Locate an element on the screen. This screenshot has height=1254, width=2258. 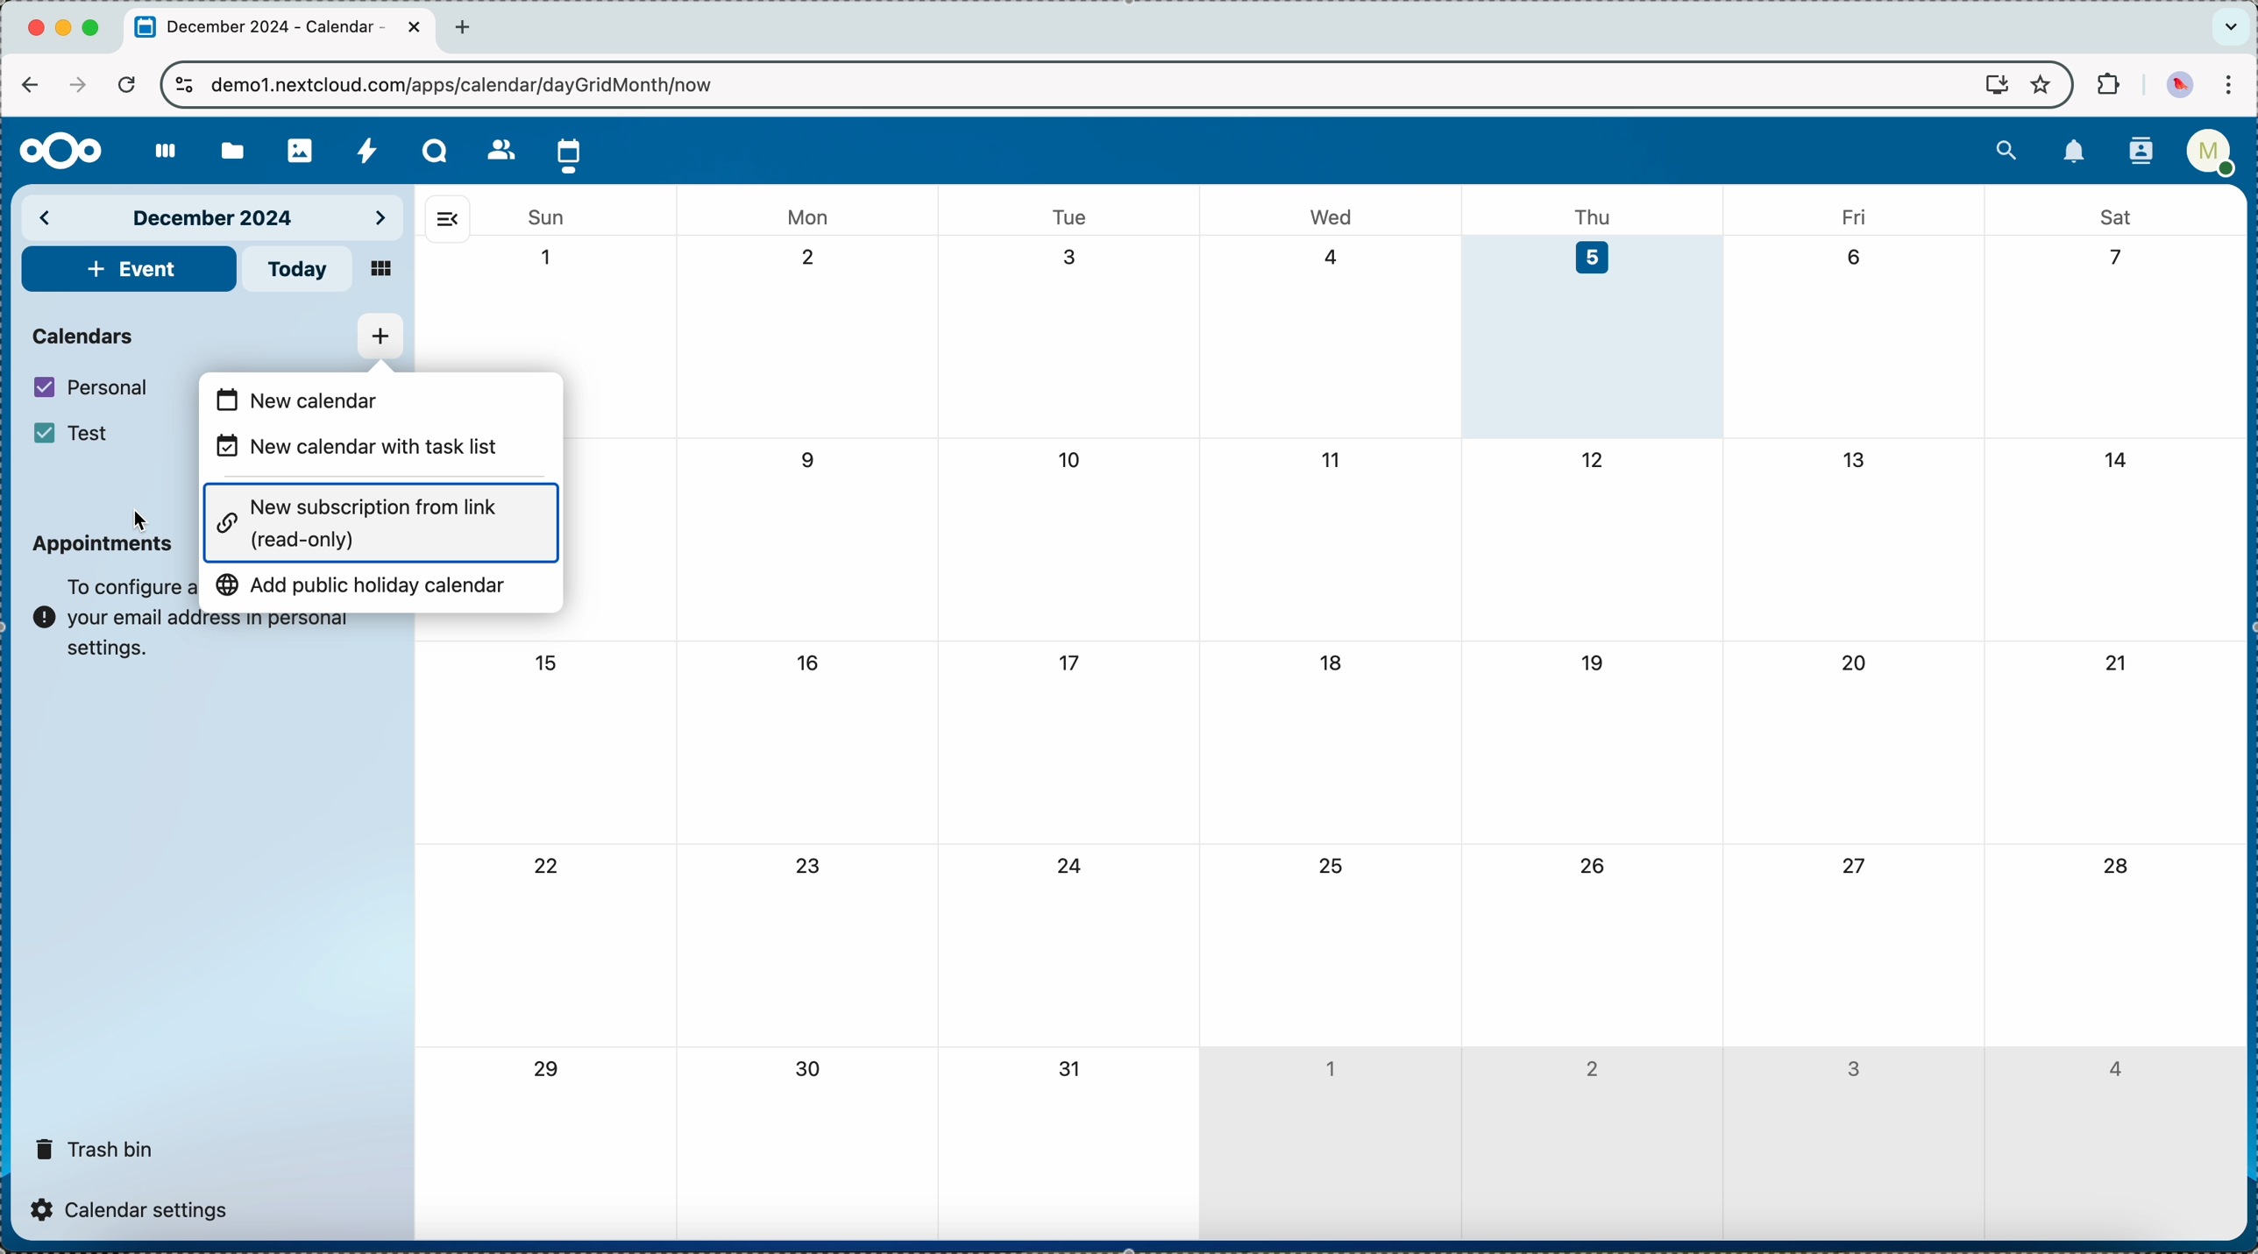
fri is located at coordinates (1851, 216).